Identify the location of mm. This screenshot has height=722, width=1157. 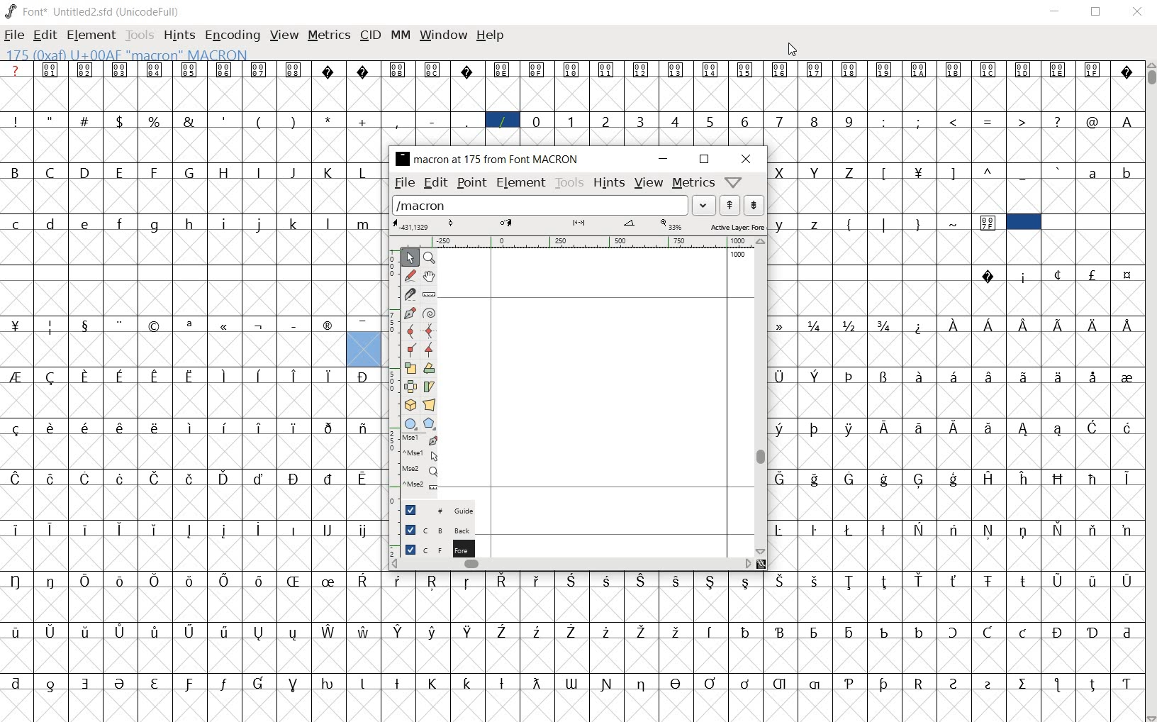
(401, 35).